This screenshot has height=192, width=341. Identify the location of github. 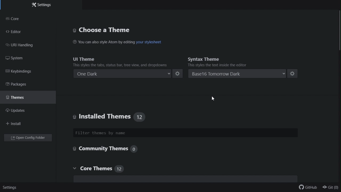
(310, 188).